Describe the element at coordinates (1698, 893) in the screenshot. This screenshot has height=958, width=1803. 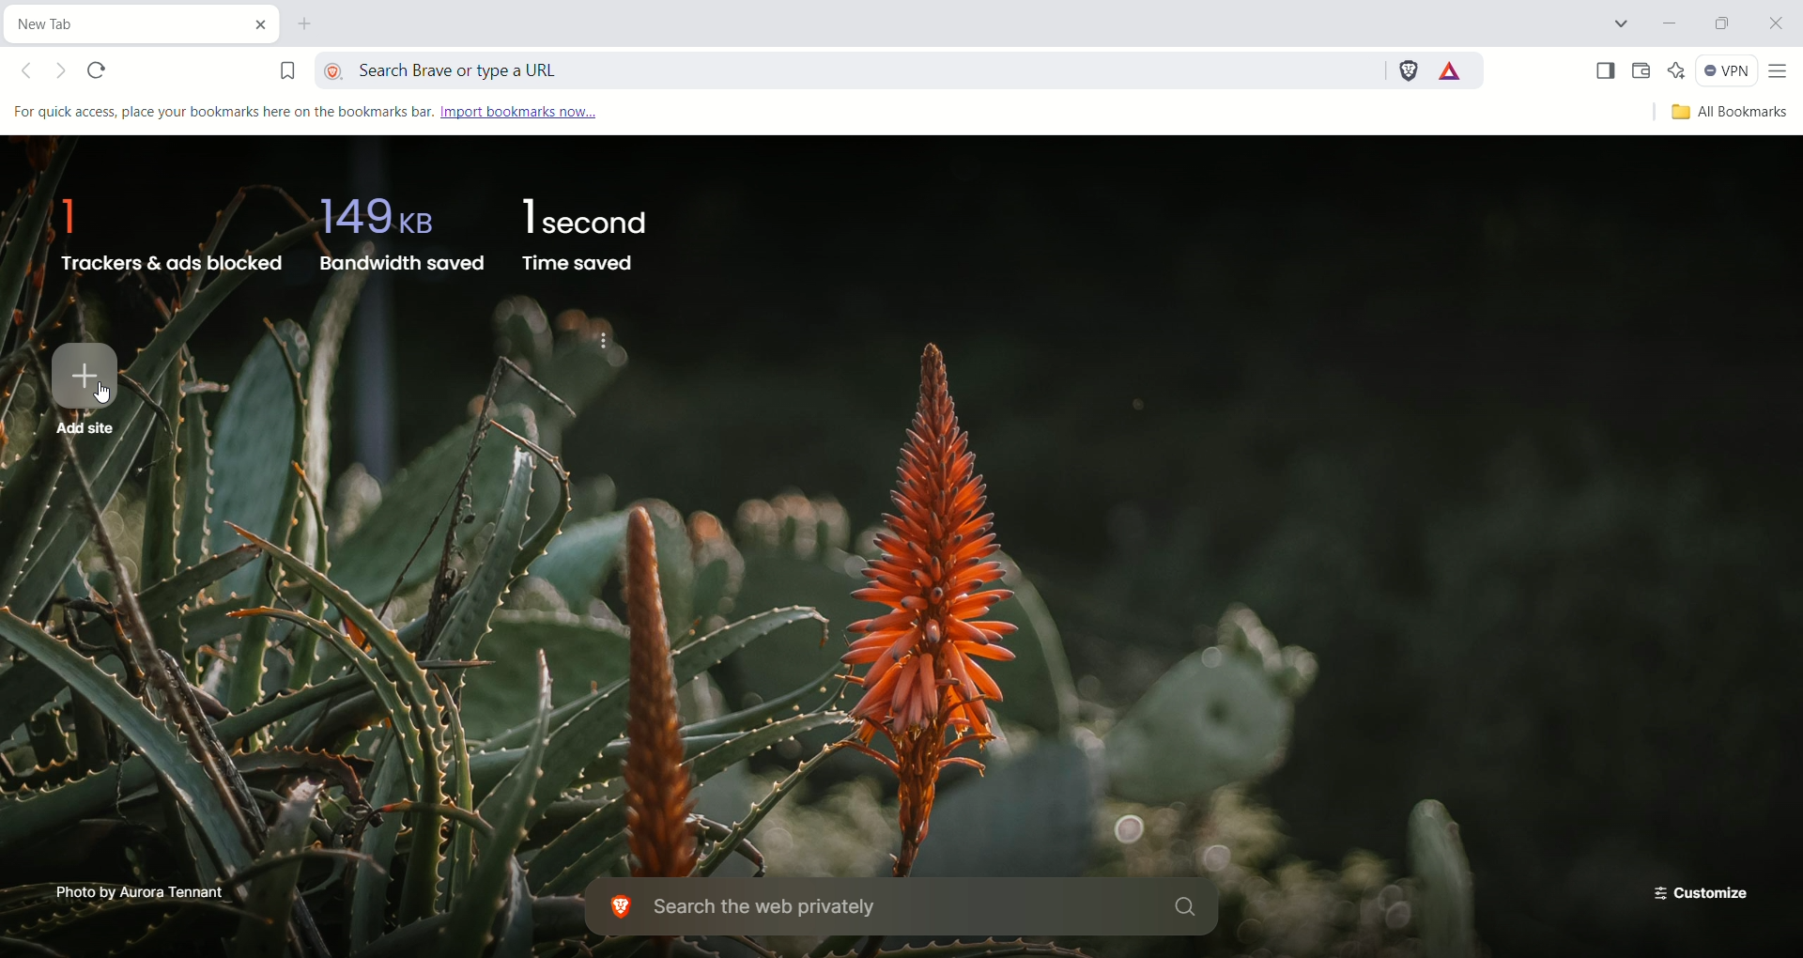
I see `customize` at that location.